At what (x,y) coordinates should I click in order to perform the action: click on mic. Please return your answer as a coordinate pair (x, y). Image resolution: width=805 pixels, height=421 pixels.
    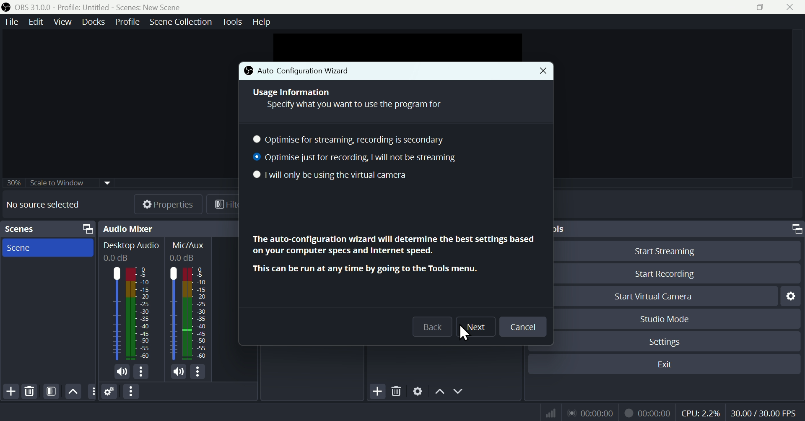
    Looking at the image, I should click on (122, 372).